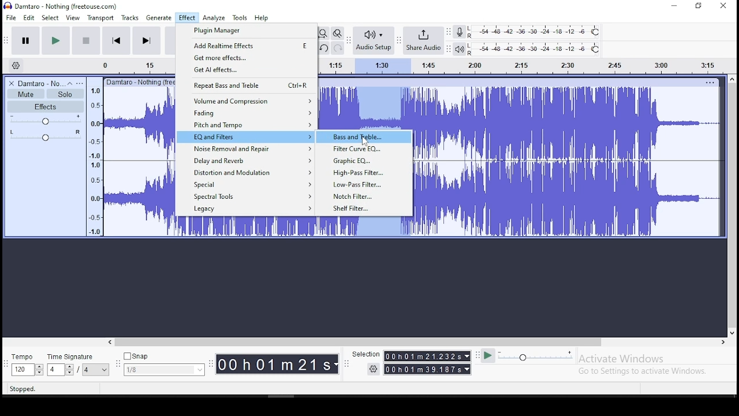 The image size is (739, 416). I want to click on share audio, so click(424, 42).